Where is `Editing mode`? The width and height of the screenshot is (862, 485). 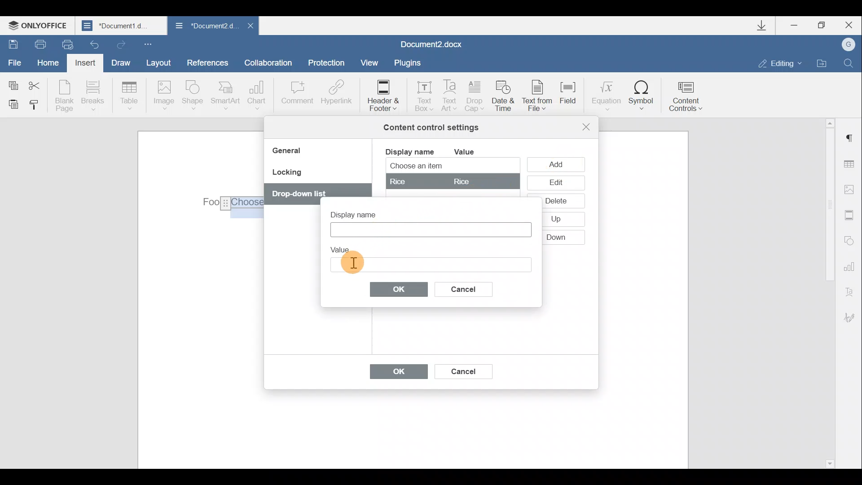 Editing mode is located at coordinates (780, 63).